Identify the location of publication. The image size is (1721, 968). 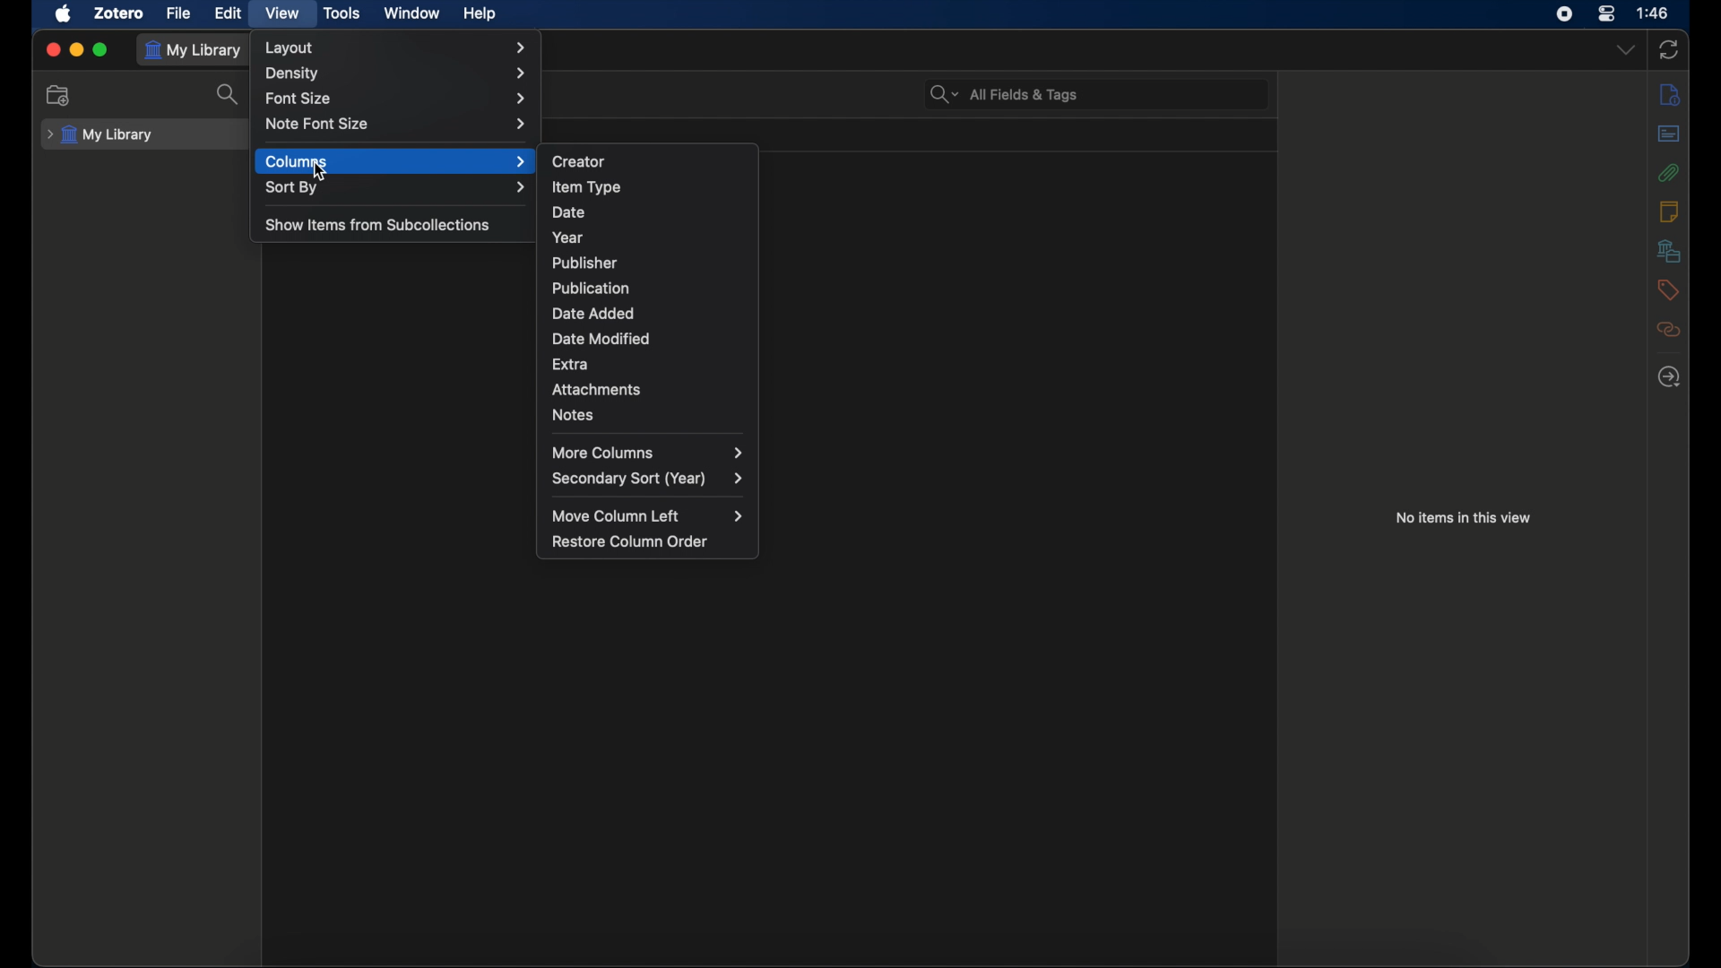
(590, 287).